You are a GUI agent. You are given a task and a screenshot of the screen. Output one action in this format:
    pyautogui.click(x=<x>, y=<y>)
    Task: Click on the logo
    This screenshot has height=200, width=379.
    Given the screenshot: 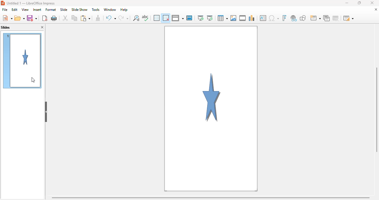 What is the action you would take?
    pyautogui.click(x=3, y=3)
    